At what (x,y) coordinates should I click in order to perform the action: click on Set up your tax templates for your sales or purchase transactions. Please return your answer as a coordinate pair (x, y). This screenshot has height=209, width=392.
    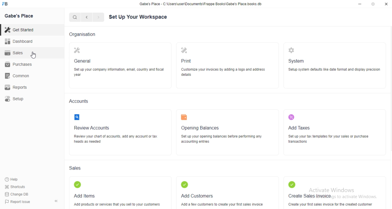
    Looking at the image, I should click on (328, 139).